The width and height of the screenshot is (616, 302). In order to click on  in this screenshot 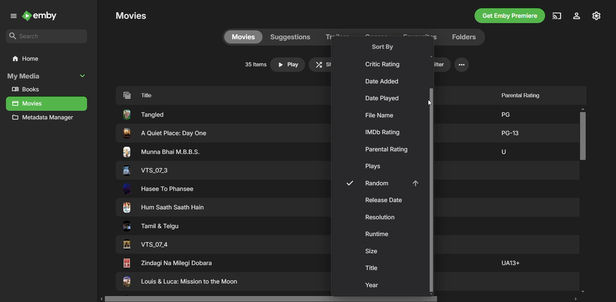, I will do `click(149, 227)`.